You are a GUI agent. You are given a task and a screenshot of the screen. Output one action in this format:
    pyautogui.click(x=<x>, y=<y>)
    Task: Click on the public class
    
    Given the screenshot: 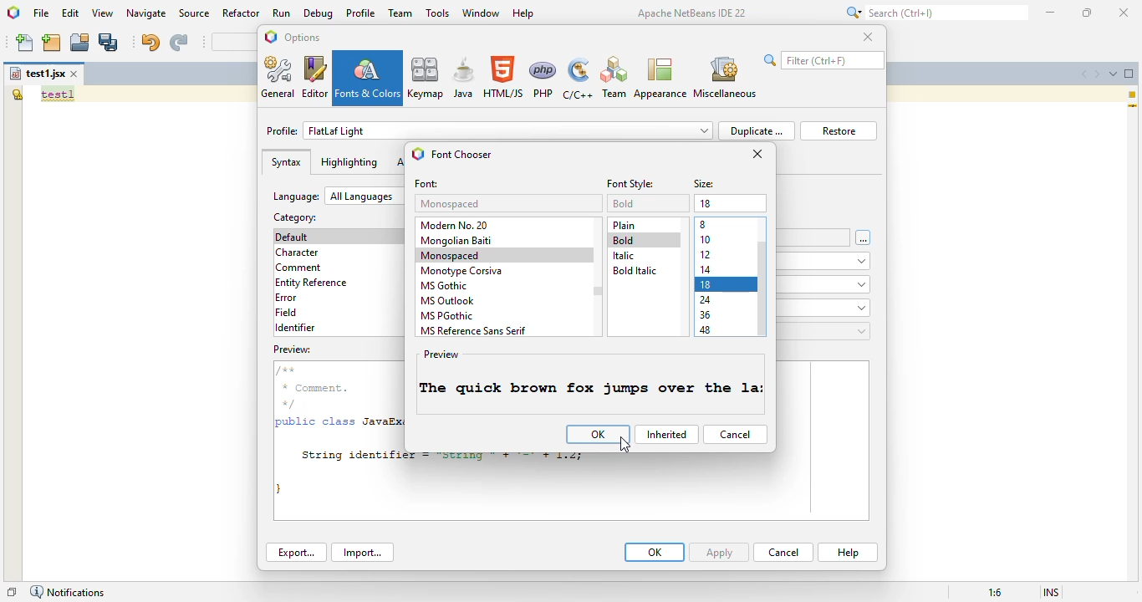 What is the action you would take?
    pyautogui.click(x=317, y=424)
    